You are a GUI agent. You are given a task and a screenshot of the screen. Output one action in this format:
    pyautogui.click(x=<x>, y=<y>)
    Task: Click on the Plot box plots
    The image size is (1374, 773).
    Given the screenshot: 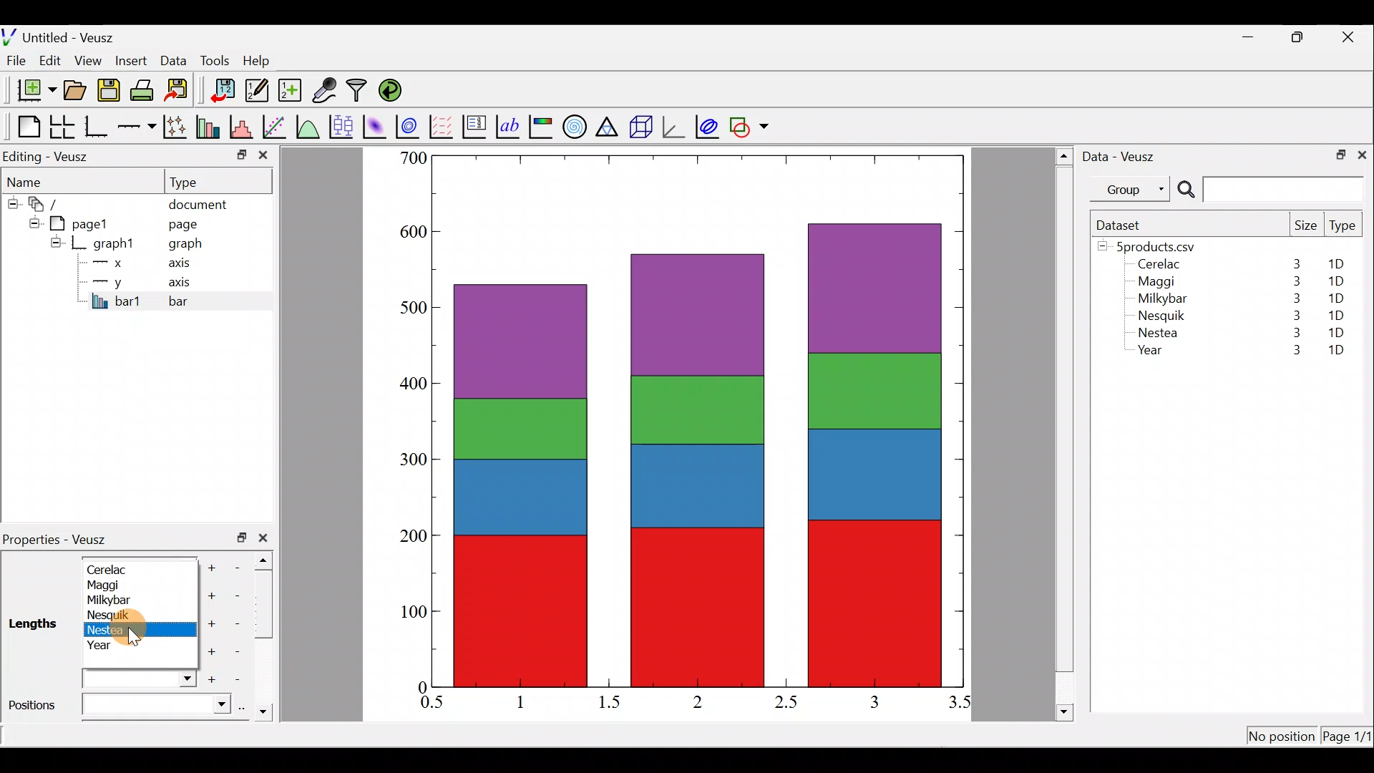 What is the action you would take?
    pyautogui.click(x=343, y=126)
    